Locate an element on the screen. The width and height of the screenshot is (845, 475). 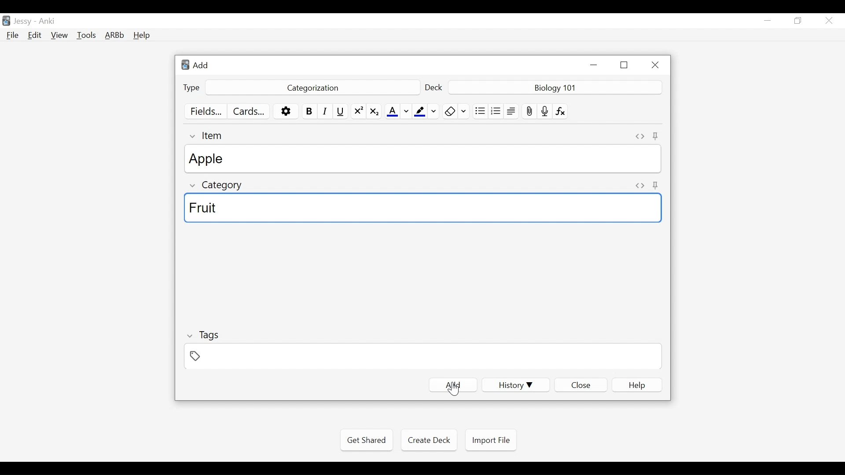
Deck is located at coordinates (434, 88).